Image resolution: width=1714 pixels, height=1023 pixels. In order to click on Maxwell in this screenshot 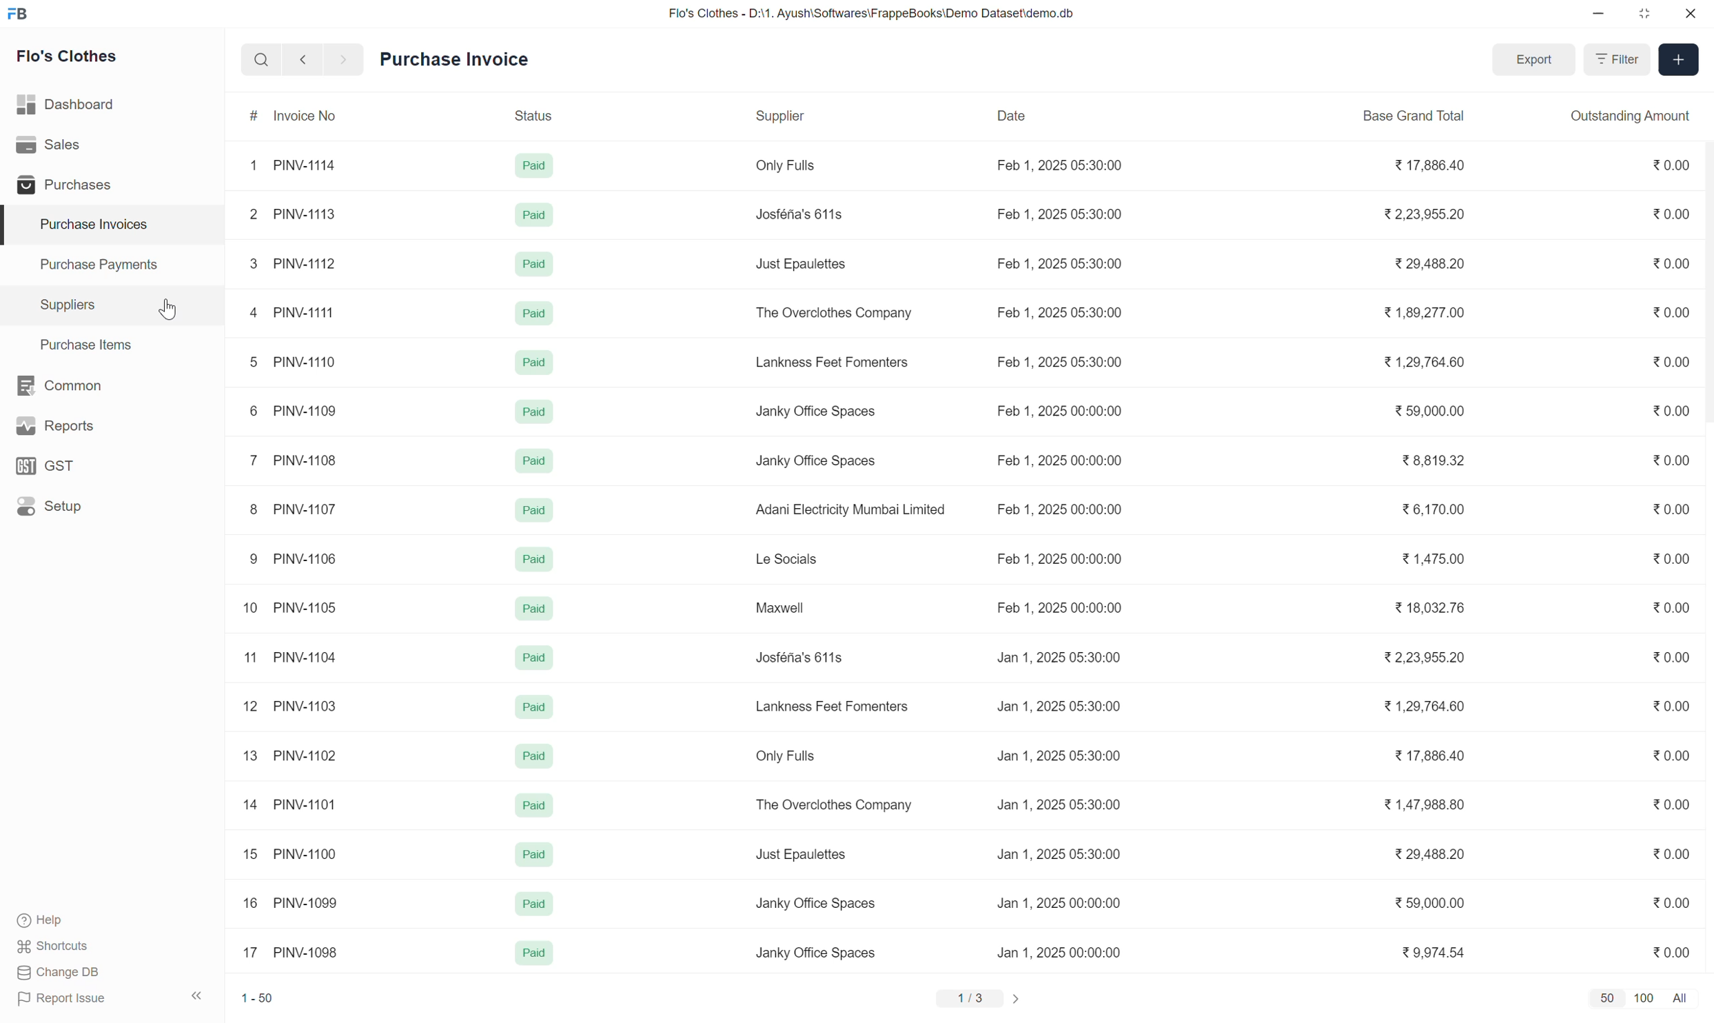, I will do `click(780, 607)`.